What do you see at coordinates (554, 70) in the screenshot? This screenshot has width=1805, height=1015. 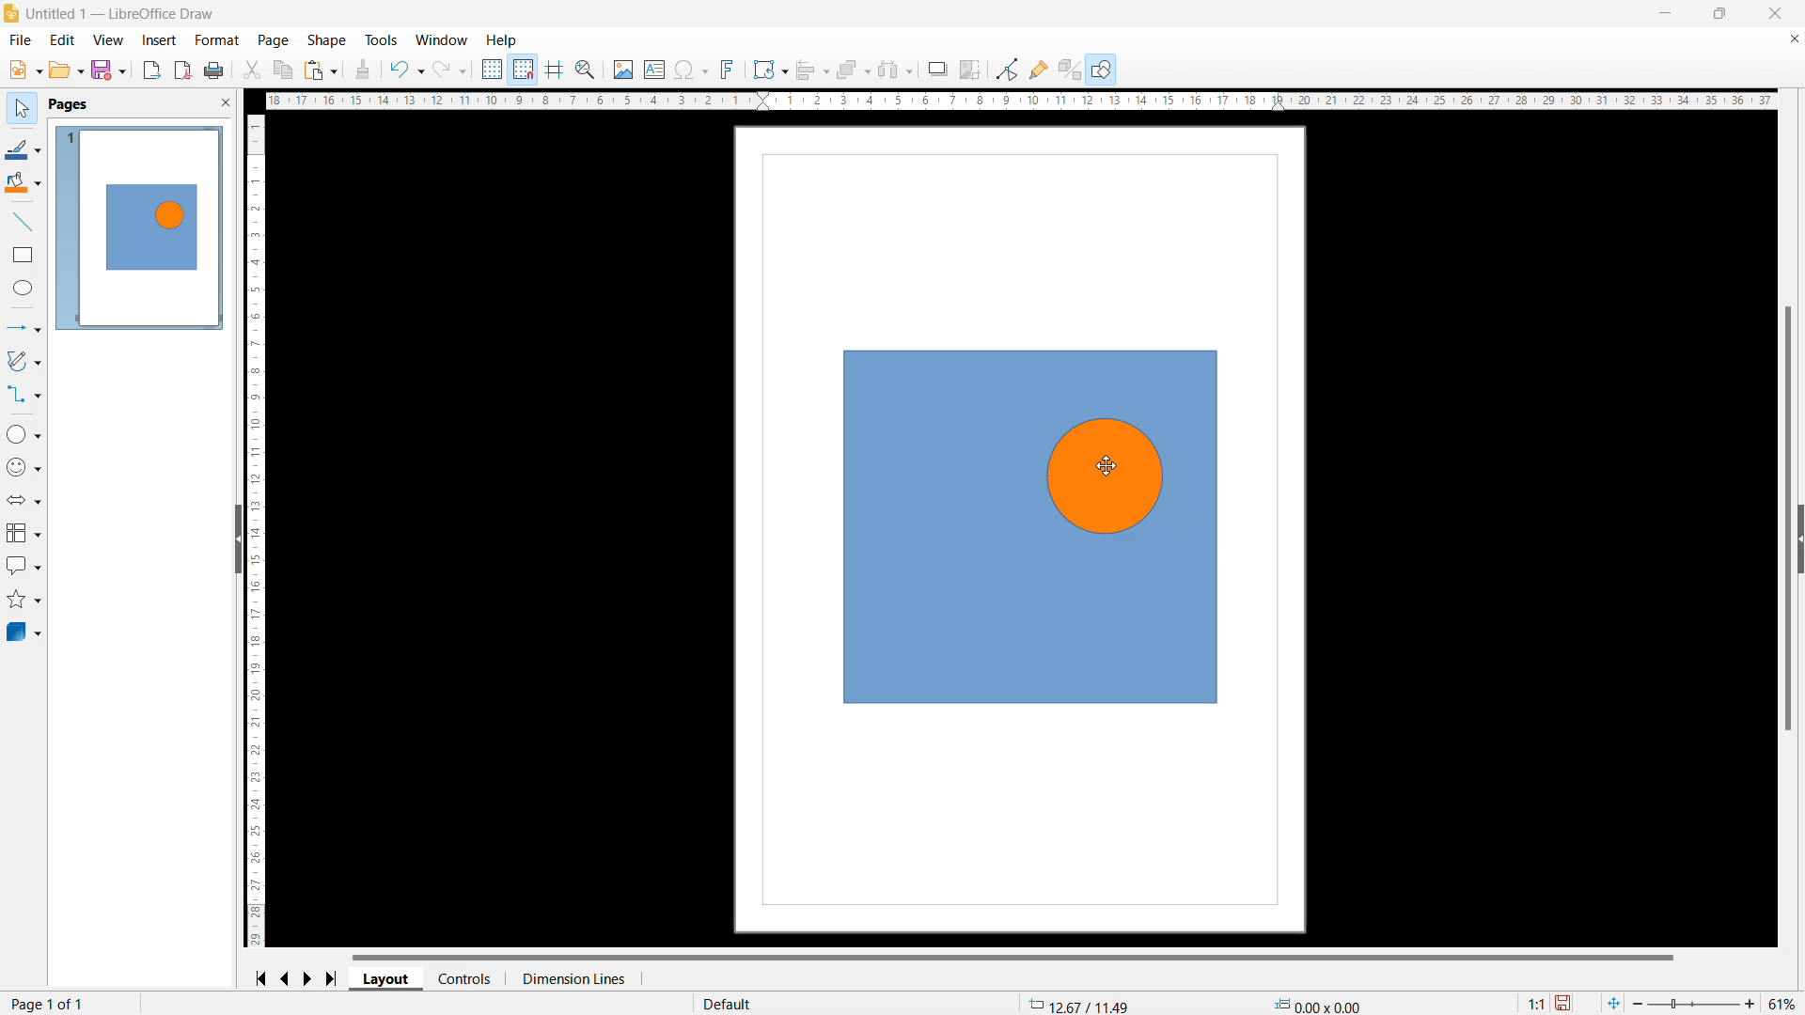 I see `helplines while moving` at bounding box center [554, 70].